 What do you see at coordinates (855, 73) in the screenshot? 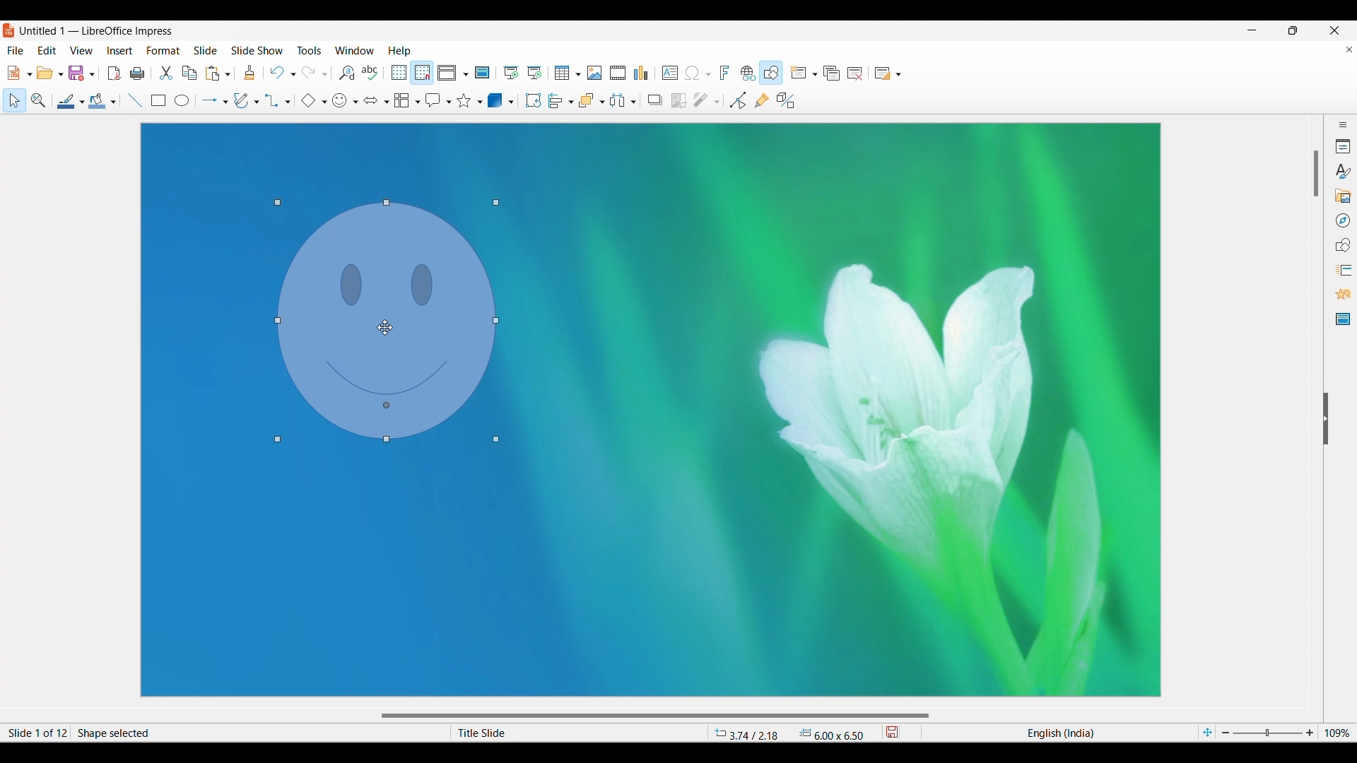
I see `Delete slide` at bounding box center [855, 73].